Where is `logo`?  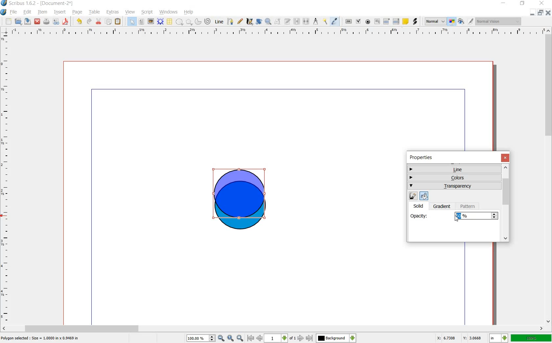
logo is located at coordinates (4, 3).